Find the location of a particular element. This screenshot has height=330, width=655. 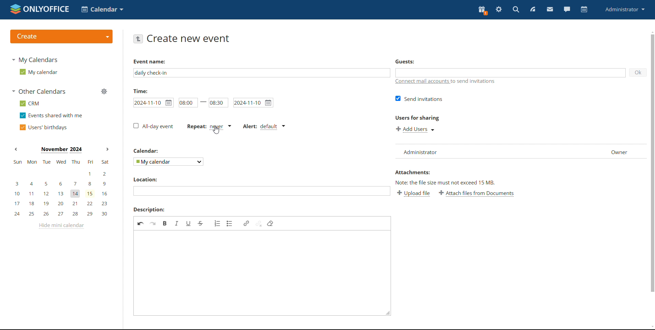

undo is located at coordinates (141, 223).